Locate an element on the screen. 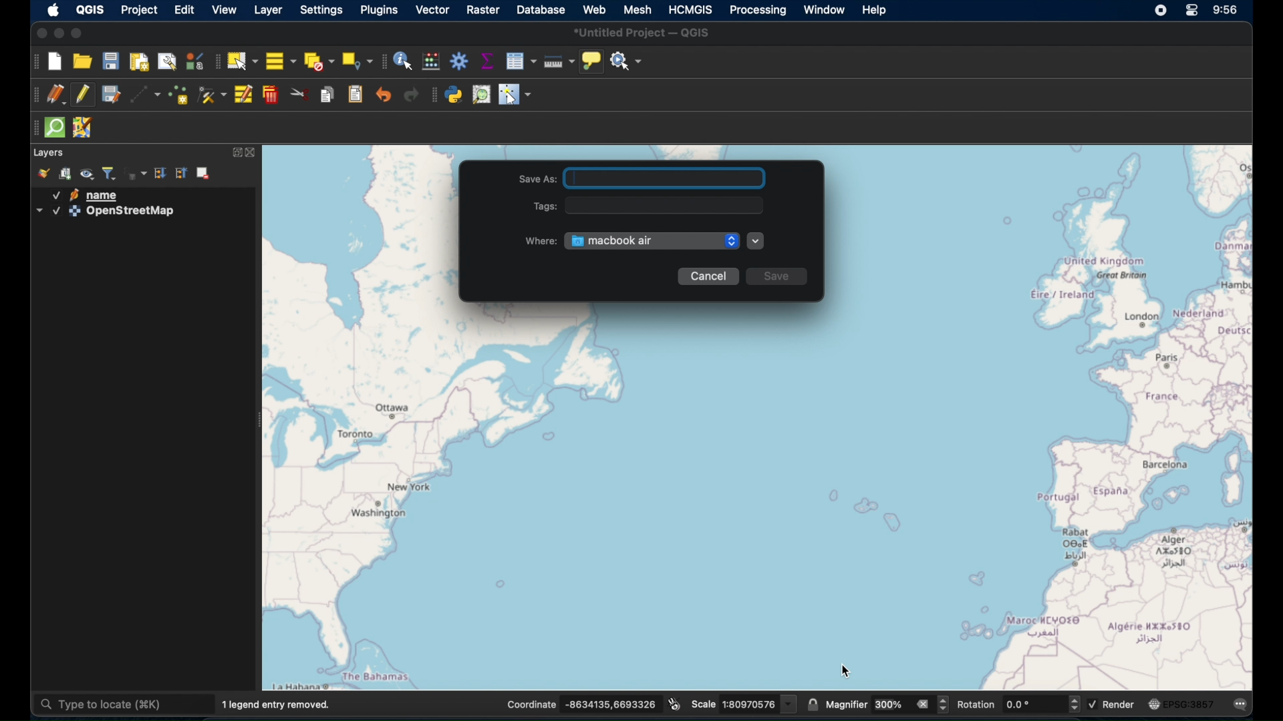 This screenshot has width=1283, height=721. toolbox is located at coordinates (459, 61).